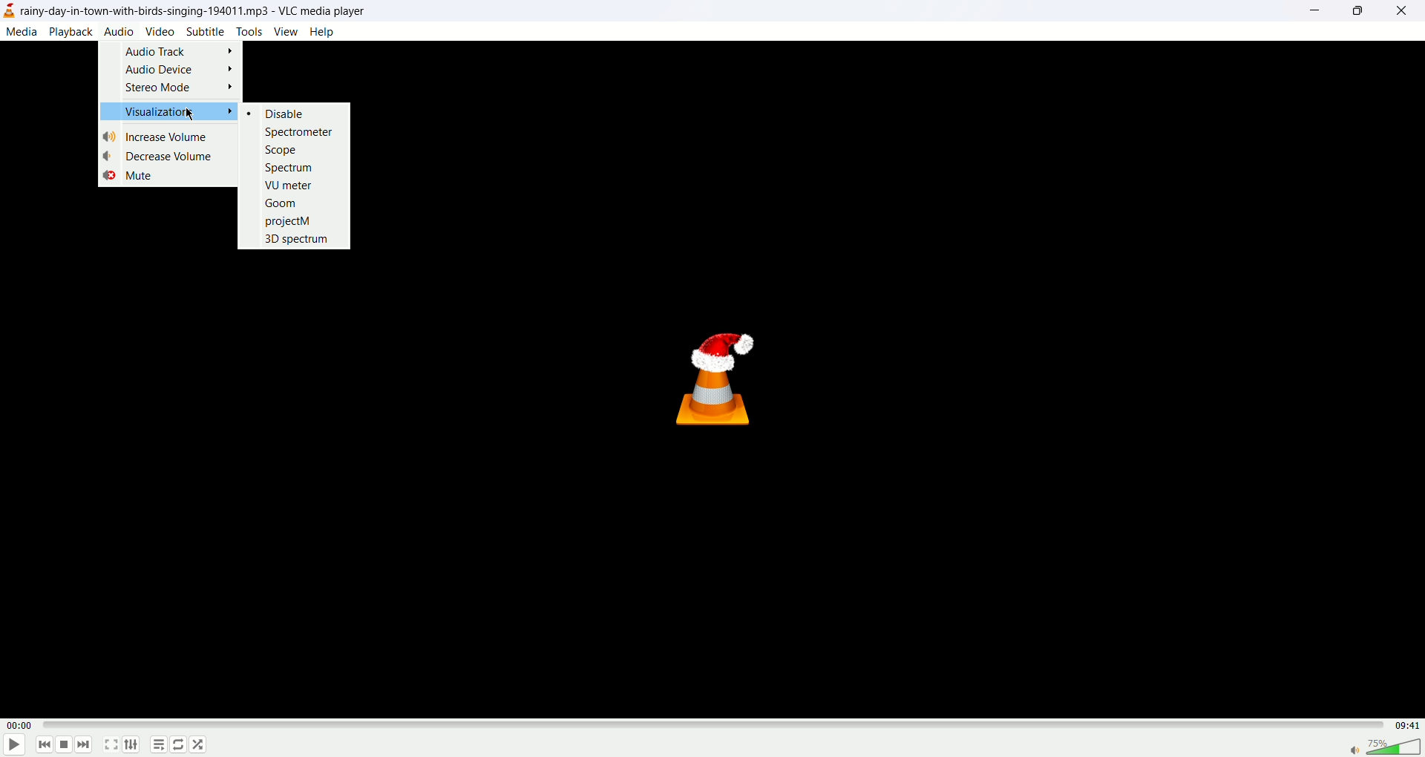 The width and height of the screenshot is (1425, 757). Describe the element at coordinates (128, 176) in the screenshot. I see `mute` at that location.